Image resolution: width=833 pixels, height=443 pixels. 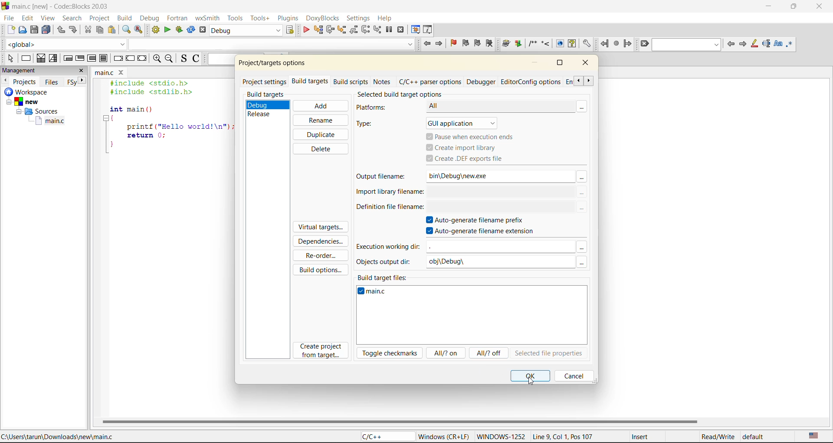 I want to click on new, so click(x=35, y=101).